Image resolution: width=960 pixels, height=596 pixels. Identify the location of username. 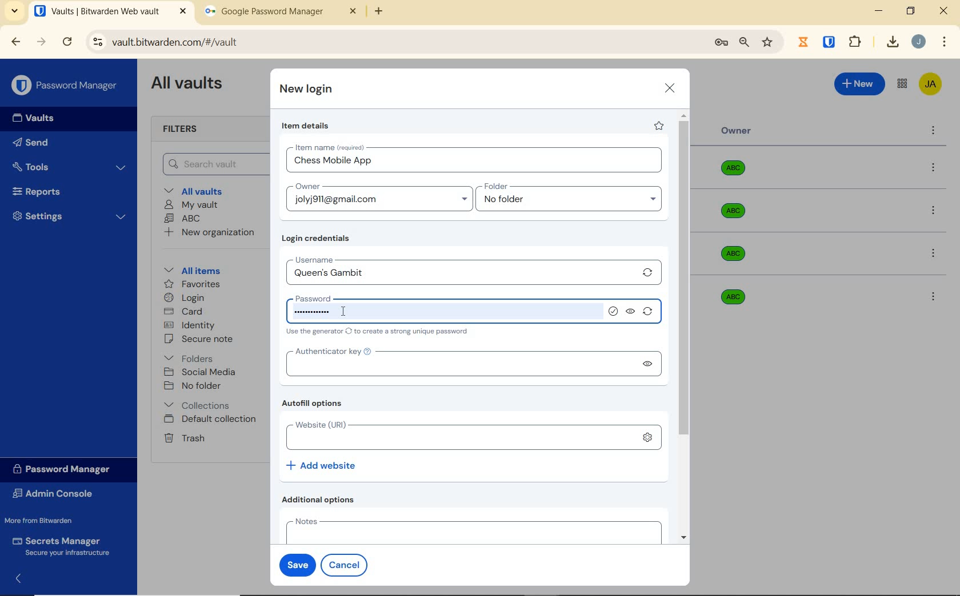
(346, 258).